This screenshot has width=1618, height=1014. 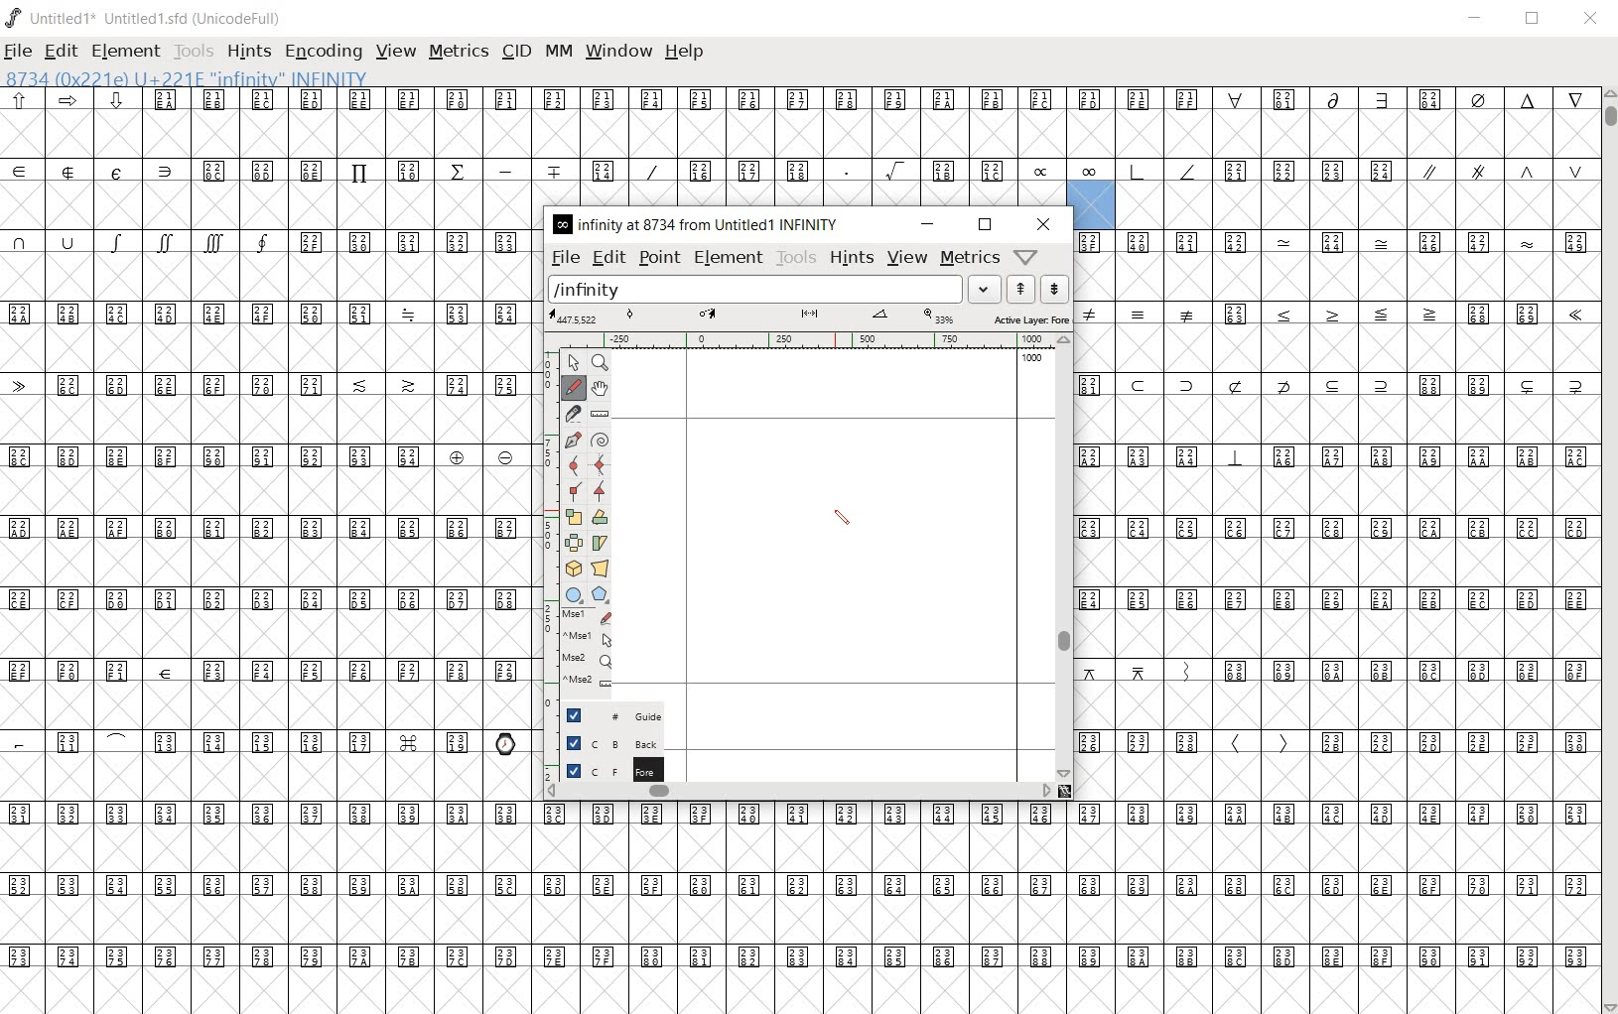 What do you see at coordinates (1529, 241) in the screenshot?
I see `symbol` at bounding box center [1529, 241].